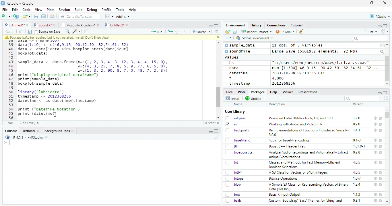  Describe the element at coordinates (132, 10) in the screenshot. I see `Help` at that location.